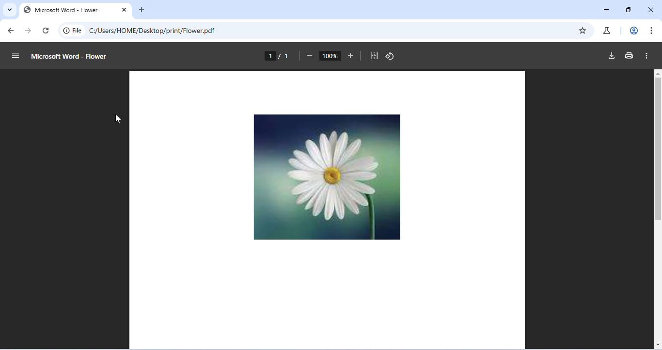 Image resolution: width=662 pixels, height=350 pixels. Describe the element at coordinates (276, 56) in the screenshot. I see `1/1` at that location.